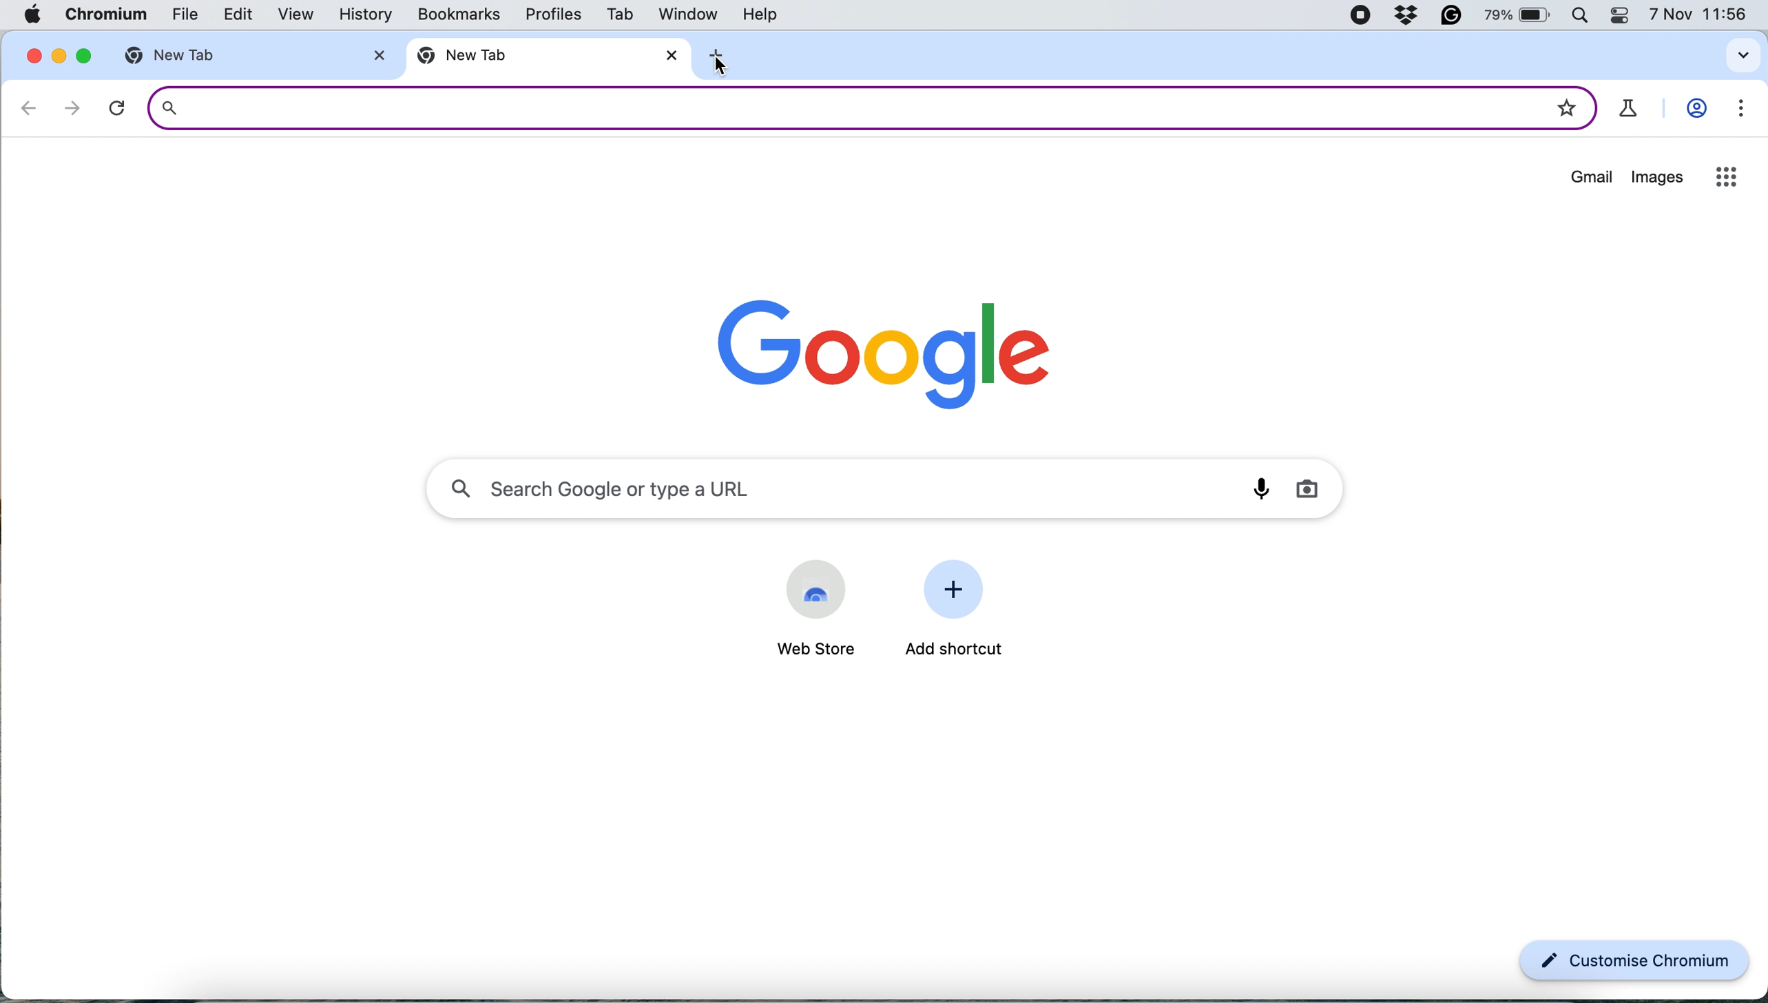  I want to click on profiles, so click(552, 17).